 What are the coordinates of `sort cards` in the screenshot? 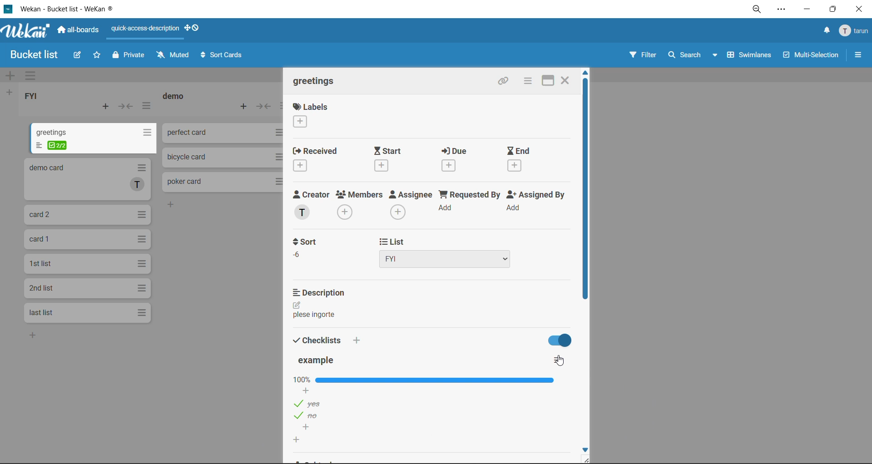 It's located at (223, 54).